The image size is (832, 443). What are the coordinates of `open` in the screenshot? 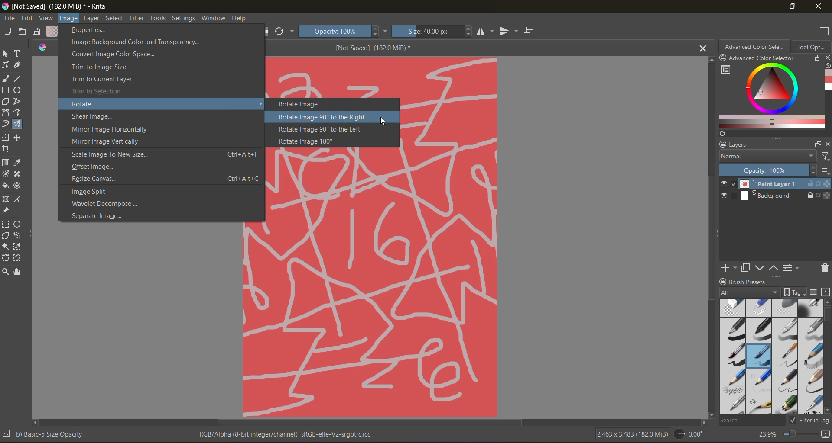 It's located at (23, 32).